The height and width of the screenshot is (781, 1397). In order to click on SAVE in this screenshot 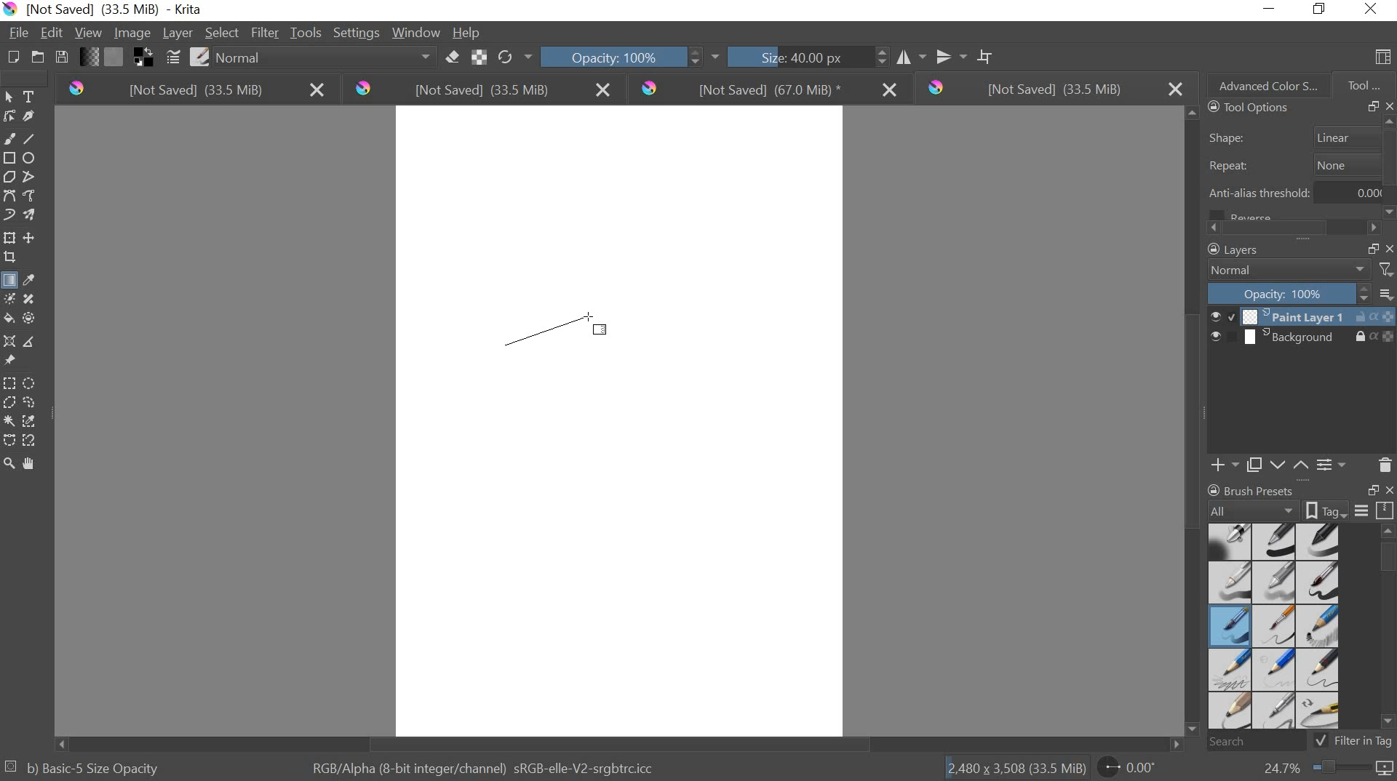, I will do `click(61, 56)`.